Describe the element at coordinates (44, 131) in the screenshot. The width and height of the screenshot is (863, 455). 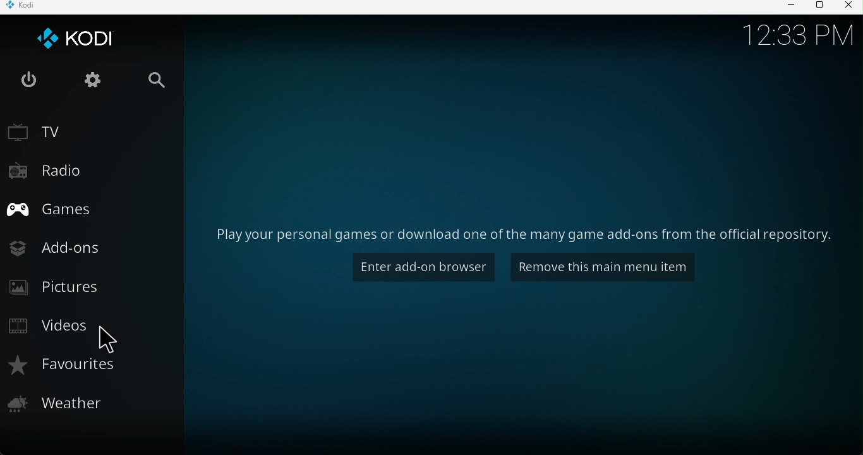
I see `TV` at that location.